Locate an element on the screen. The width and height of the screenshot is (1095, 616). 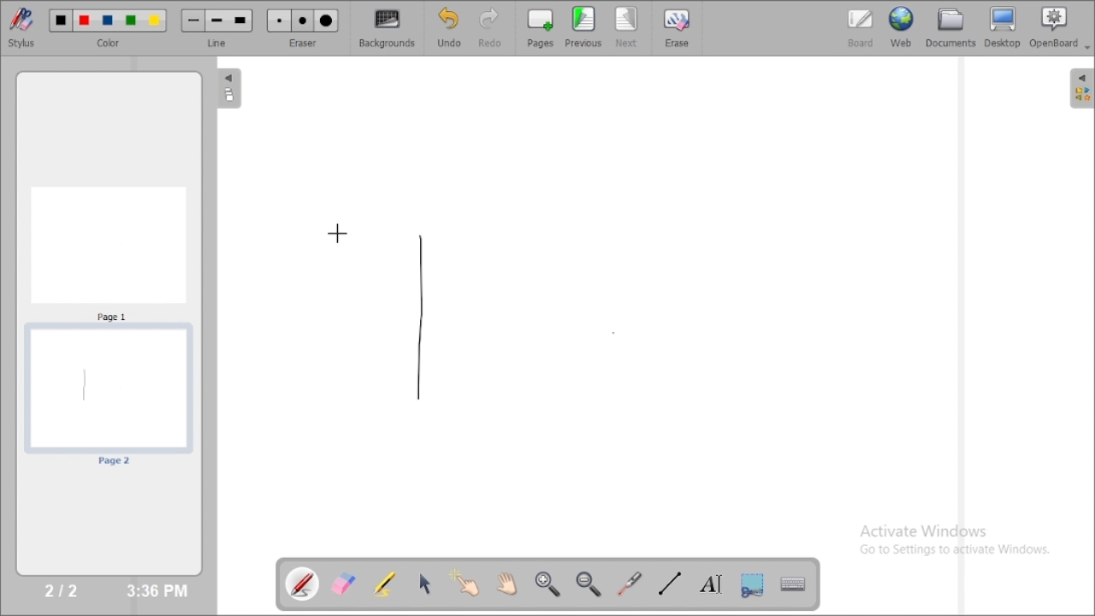
pages is located at coordinates (541, 27).